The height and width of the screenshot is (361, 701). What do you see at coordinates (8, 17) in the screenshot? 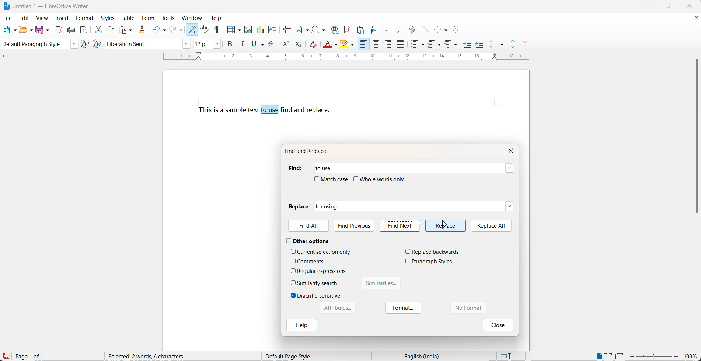
I see `file` at bounding box center [8, 17].